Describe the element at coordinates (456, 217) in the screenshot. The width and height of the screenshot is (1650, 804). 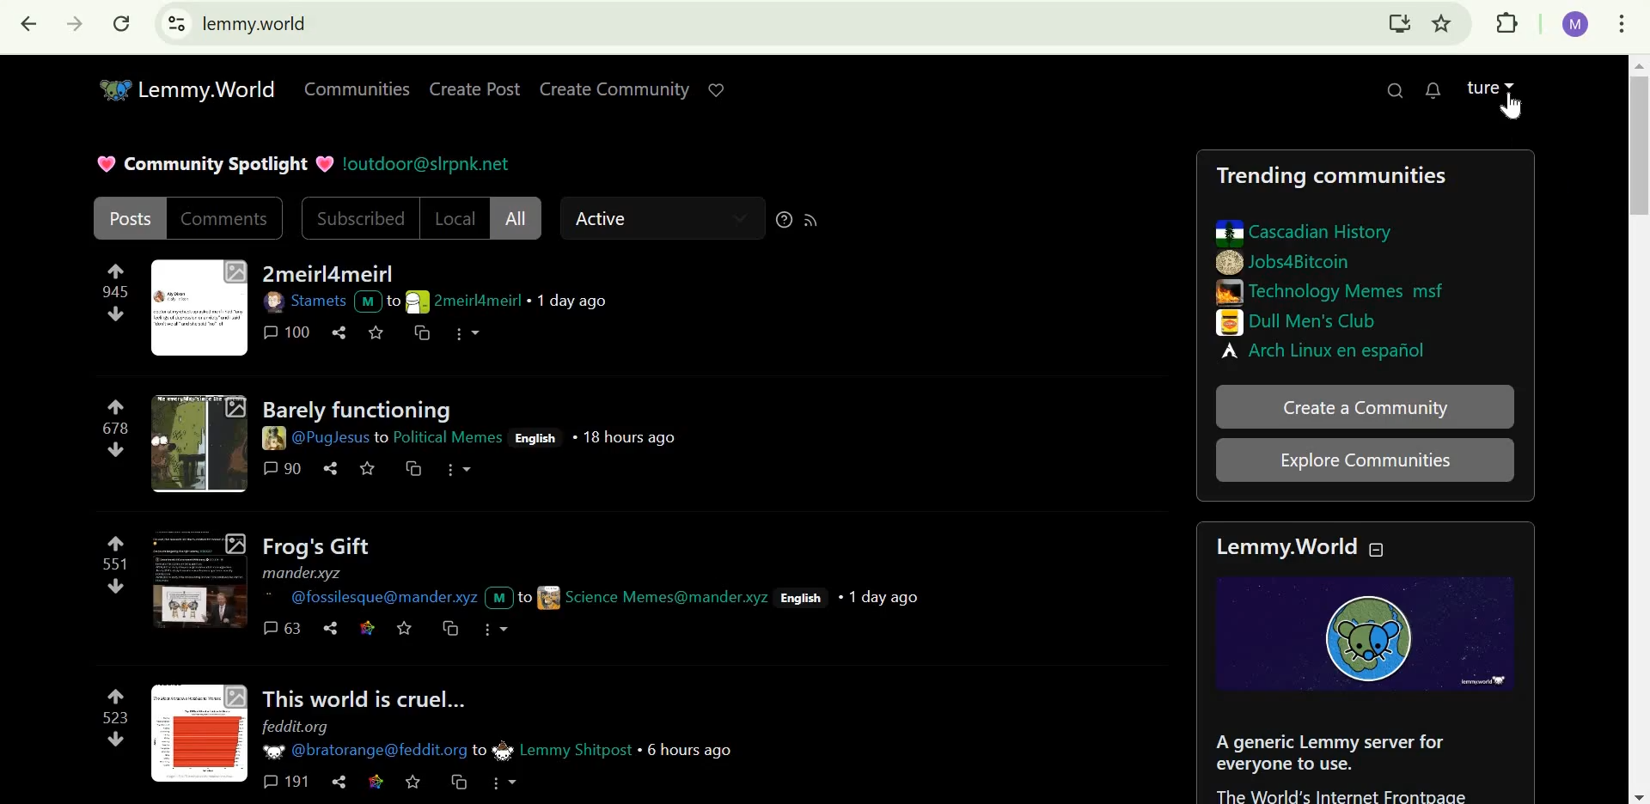
I see `Local` at that location.